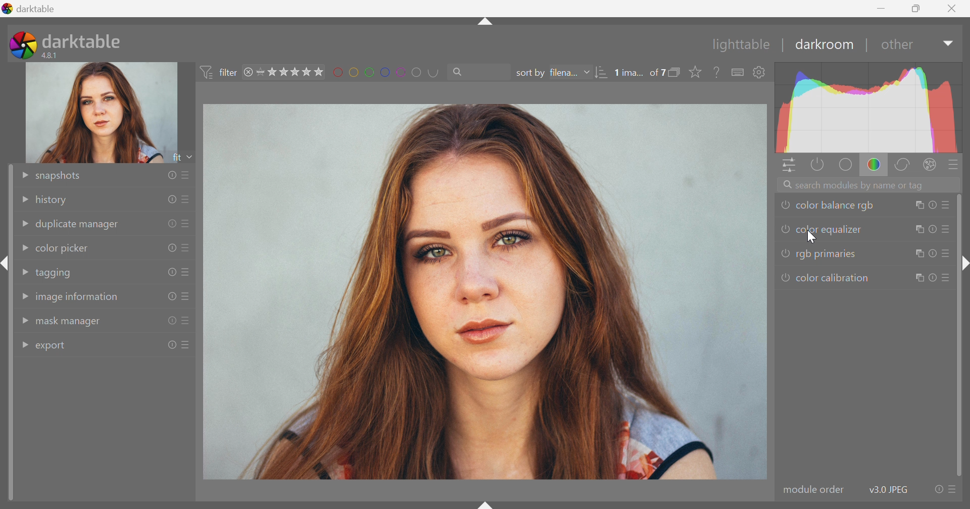 This screenshot has height=509, width=970. Describe the element at coordinates (953, 9) in the screenshot. I see `` at that location.